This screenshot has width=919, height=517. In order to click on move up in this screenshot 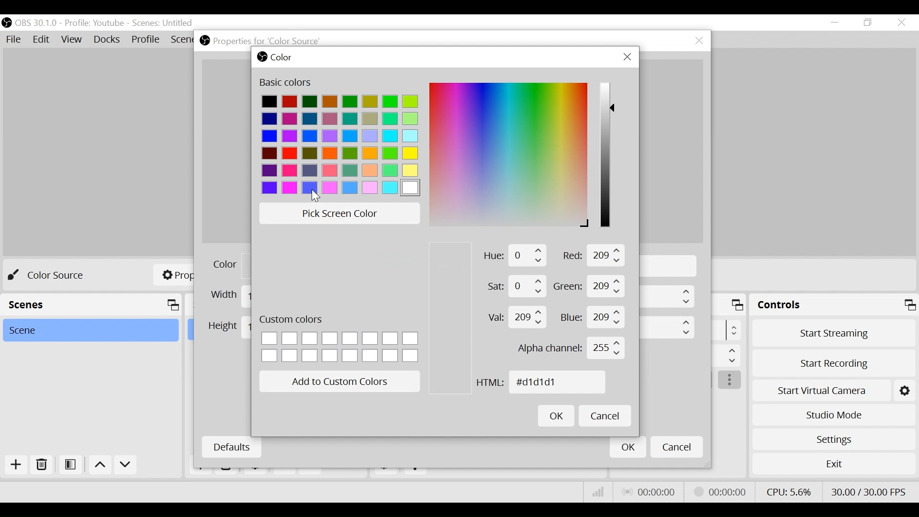, I will do `click(99, 465)`.